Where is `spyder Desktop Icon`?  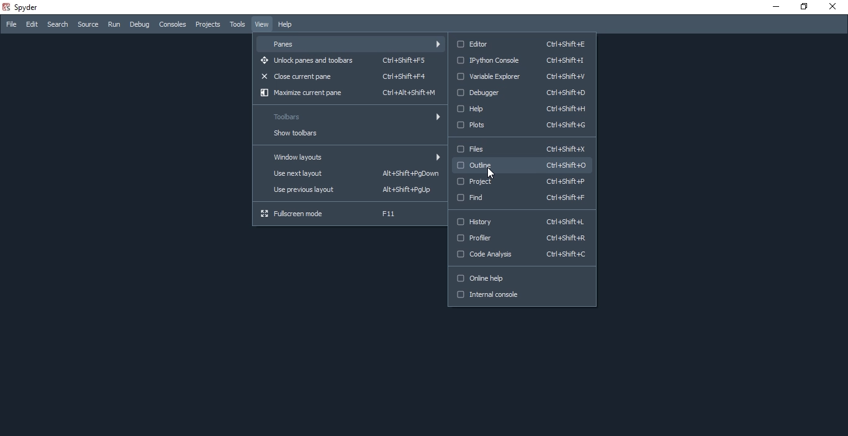
spyder Desktop Icon is located at coordinates (22, 6).